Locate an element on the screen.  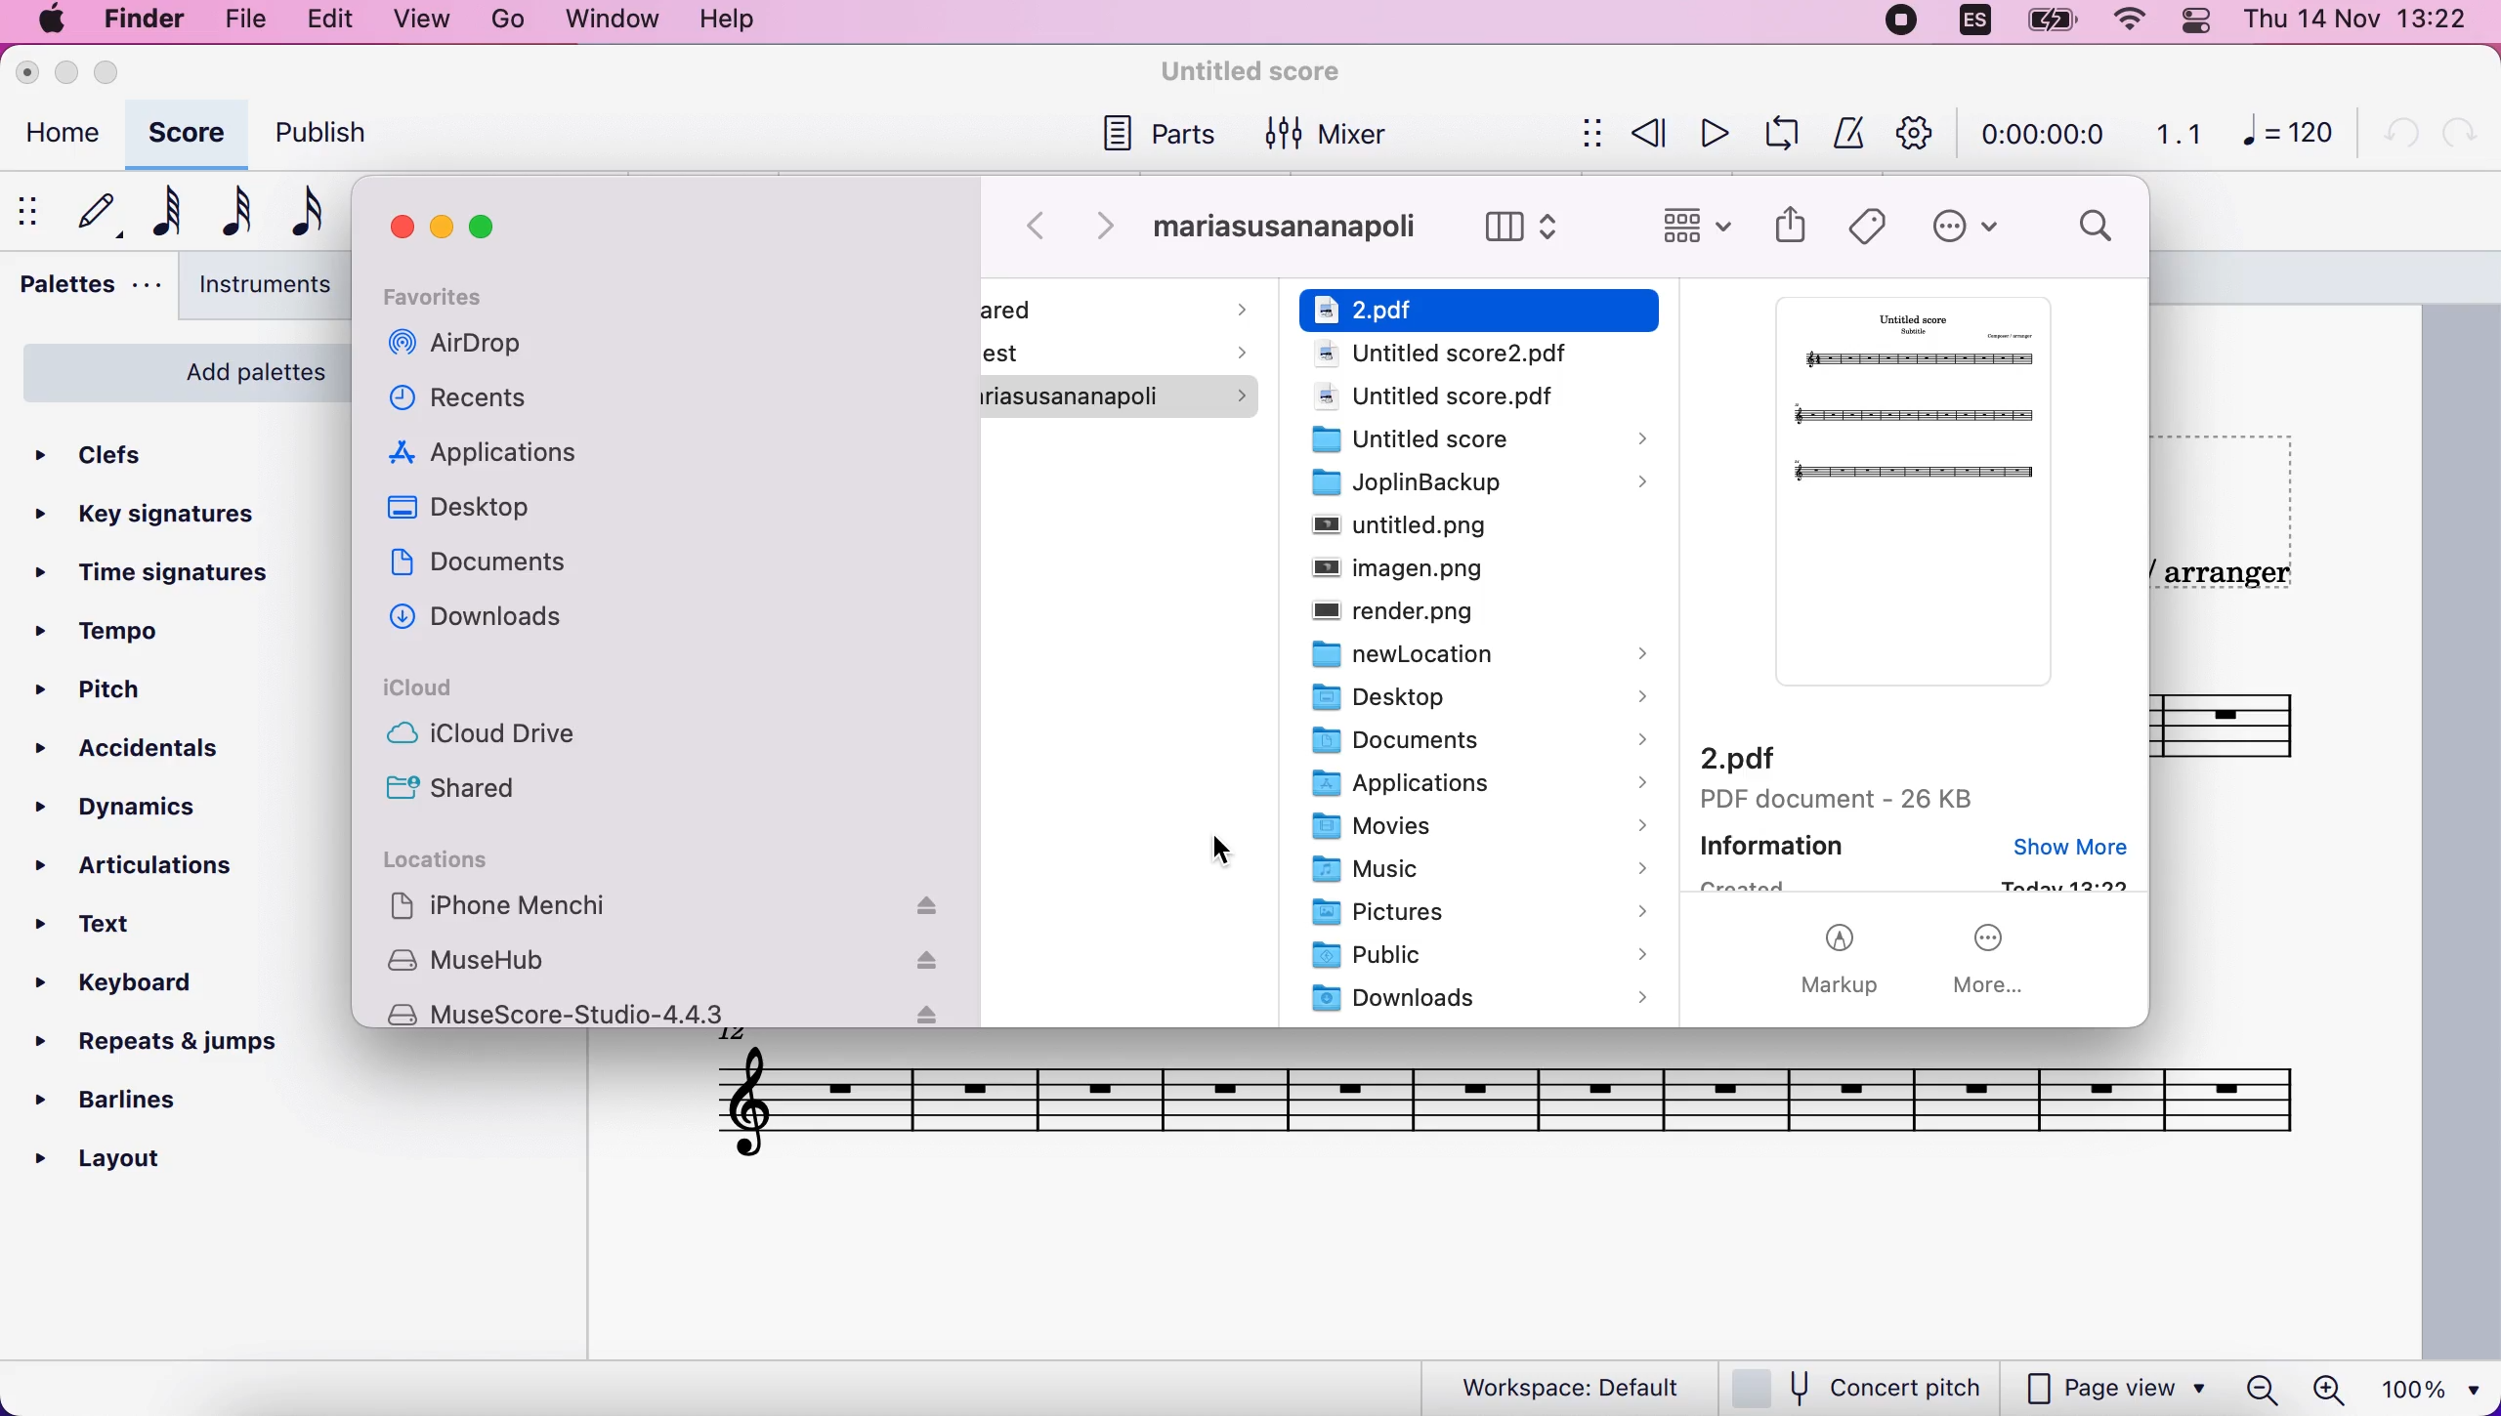
zoom in is located at coordinates (2334, 1387).